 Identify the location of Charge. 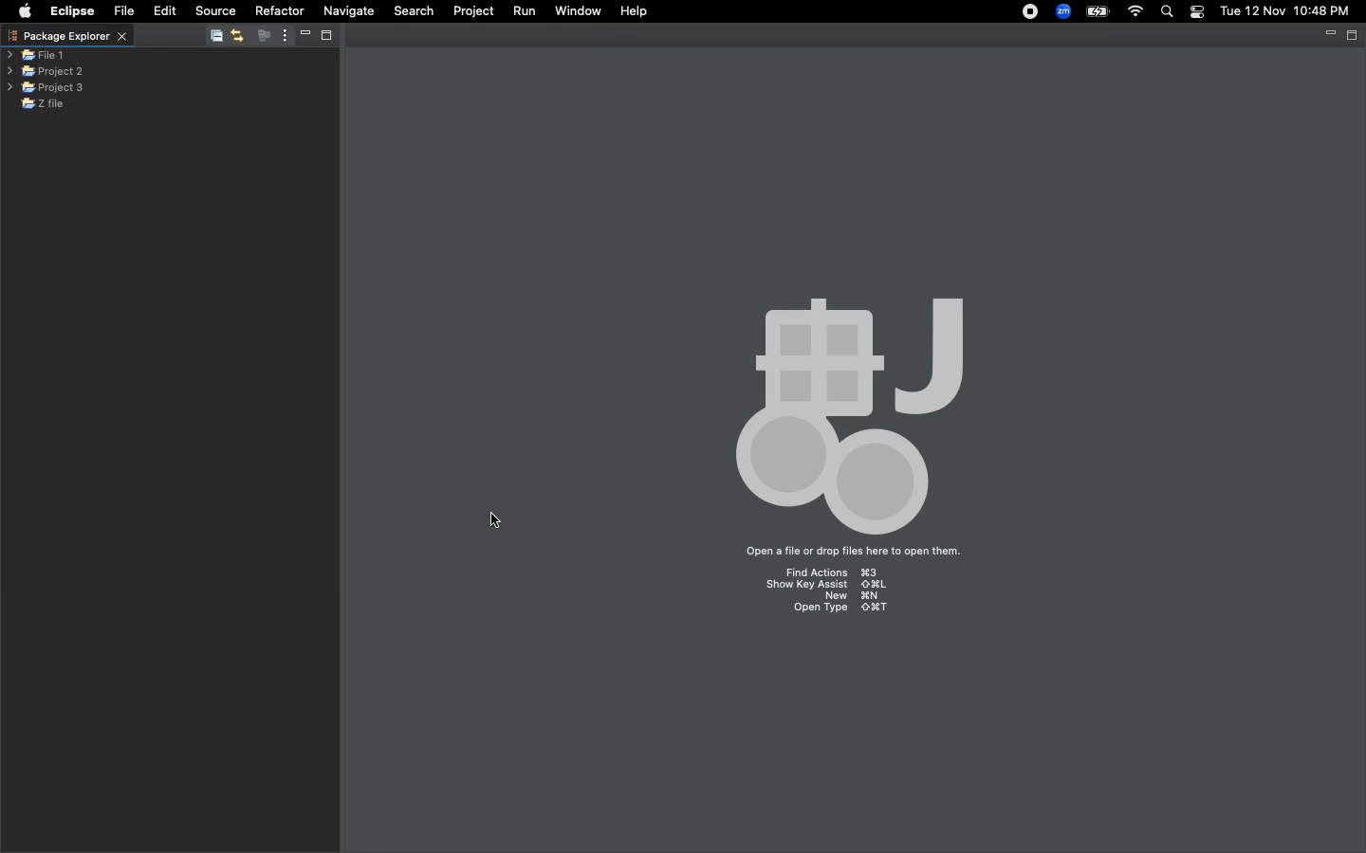
(1100, 10).